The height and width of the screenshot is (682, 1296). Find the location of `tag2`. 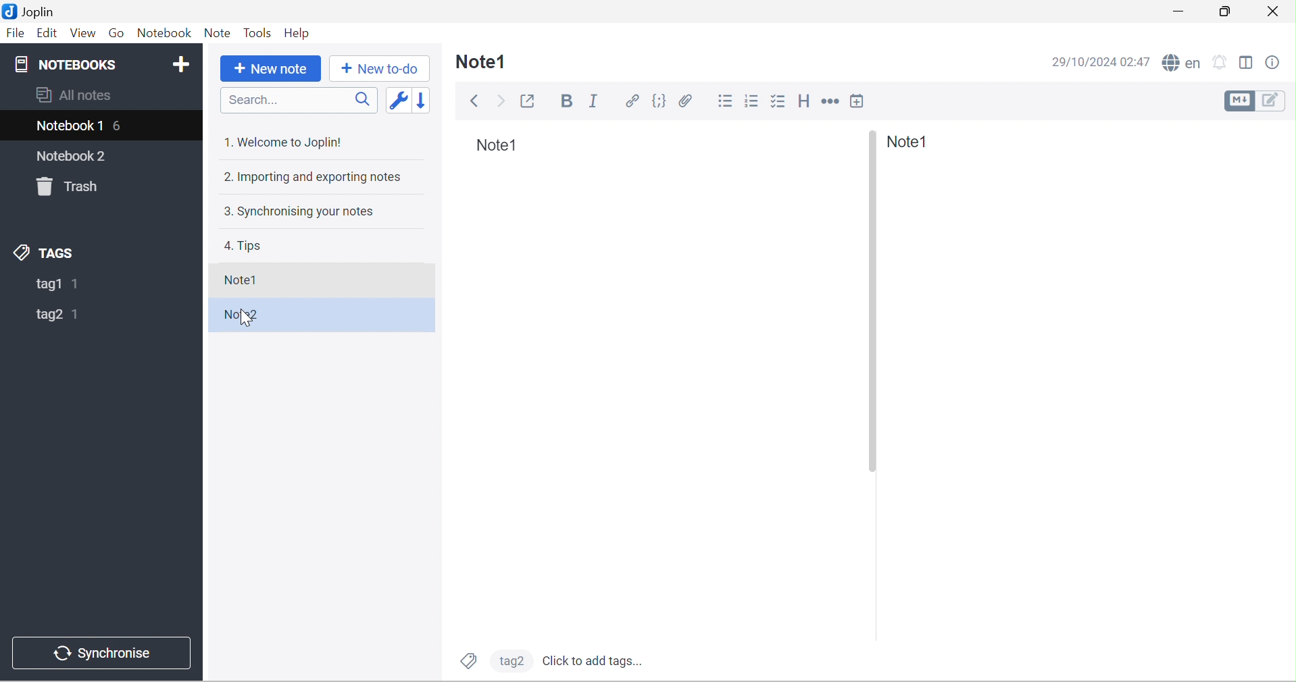

tag2 is located at coordinates (48, 317).